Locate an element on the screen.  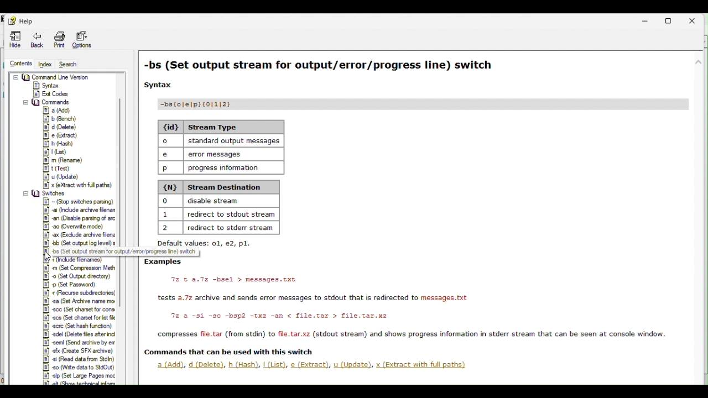
Restore is located at coordinates (672, 19).